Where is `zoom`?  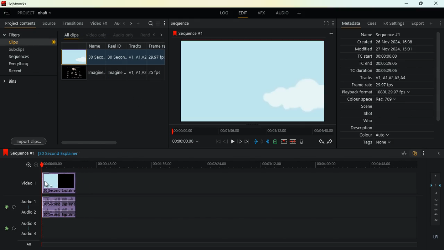
zoom is located at coordinates (29, 165).